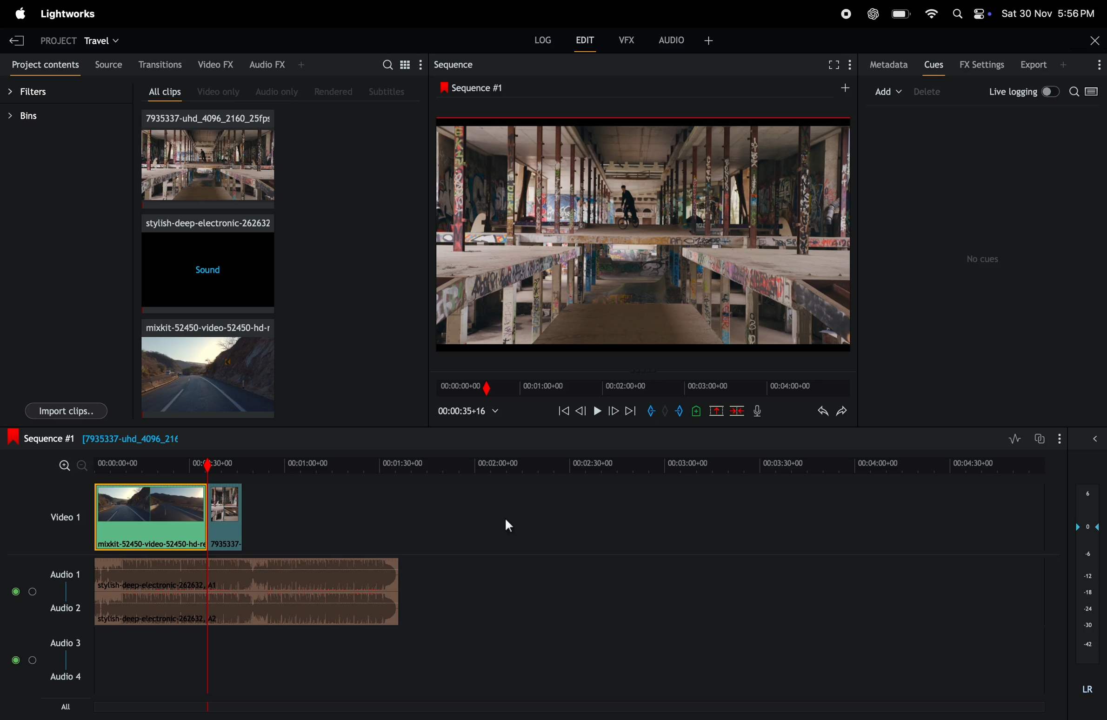  What do you see at coordinates (597, 412) in the screenshot?
I see `play` at bounding box center [597, 412].